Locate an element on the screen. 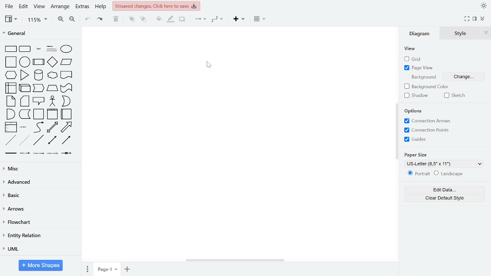 The height and width of the screenshot is (276, 491). document is located at coordinates (67, 75).